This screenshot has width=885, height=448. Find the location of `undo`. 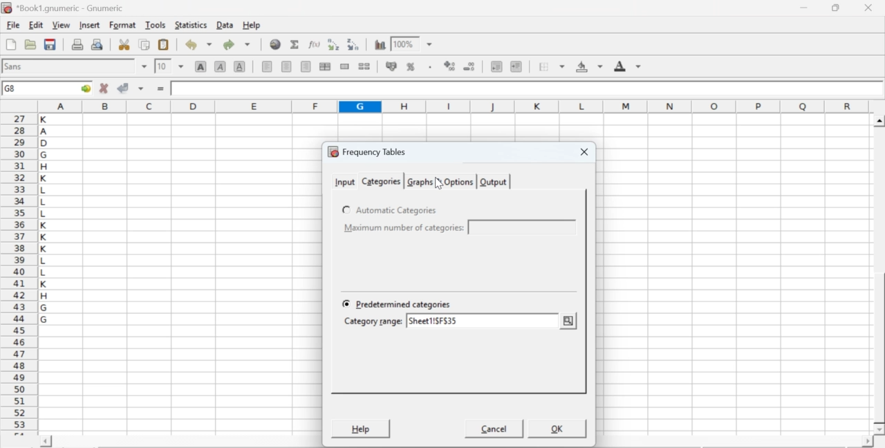

undo is located at coordinates (198, 45).